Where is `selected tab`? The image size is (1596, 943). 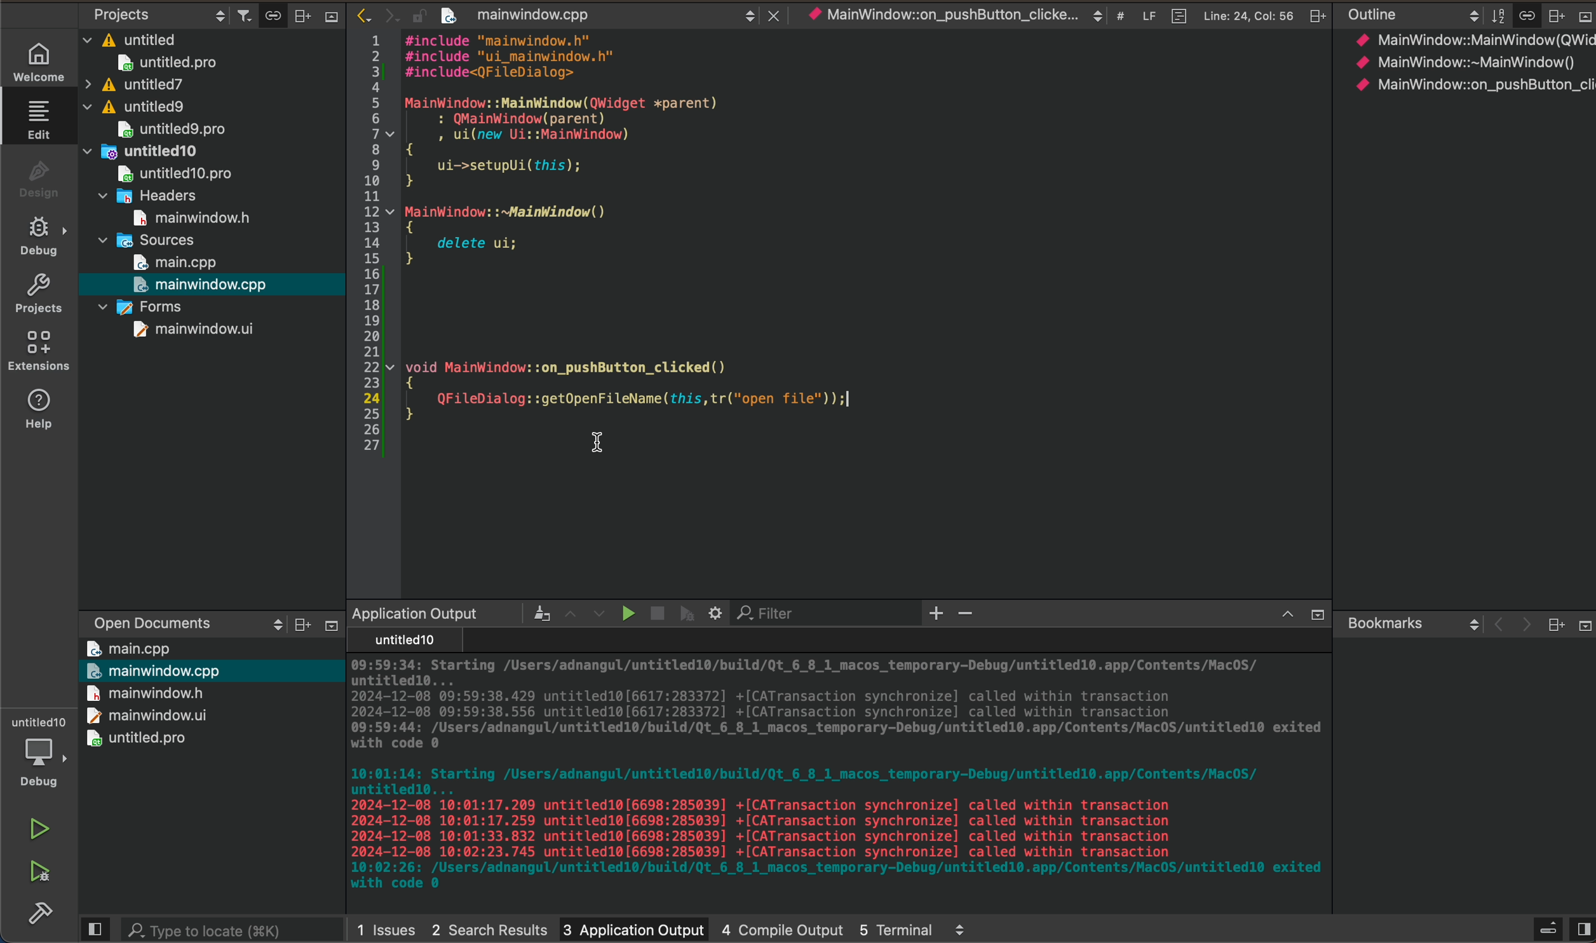 selected tab is located at coordinates (45, 118).